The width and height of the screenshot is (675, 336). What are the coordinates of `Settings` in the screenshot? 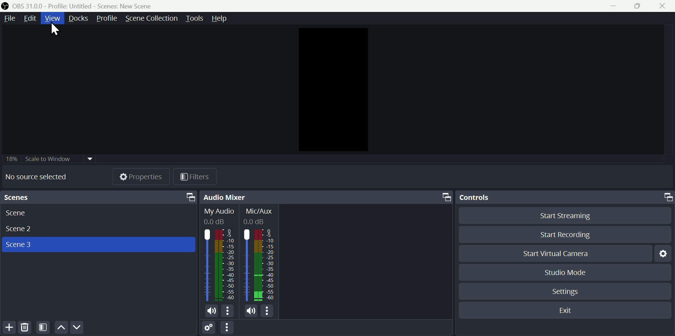 It's located at (664, 254).